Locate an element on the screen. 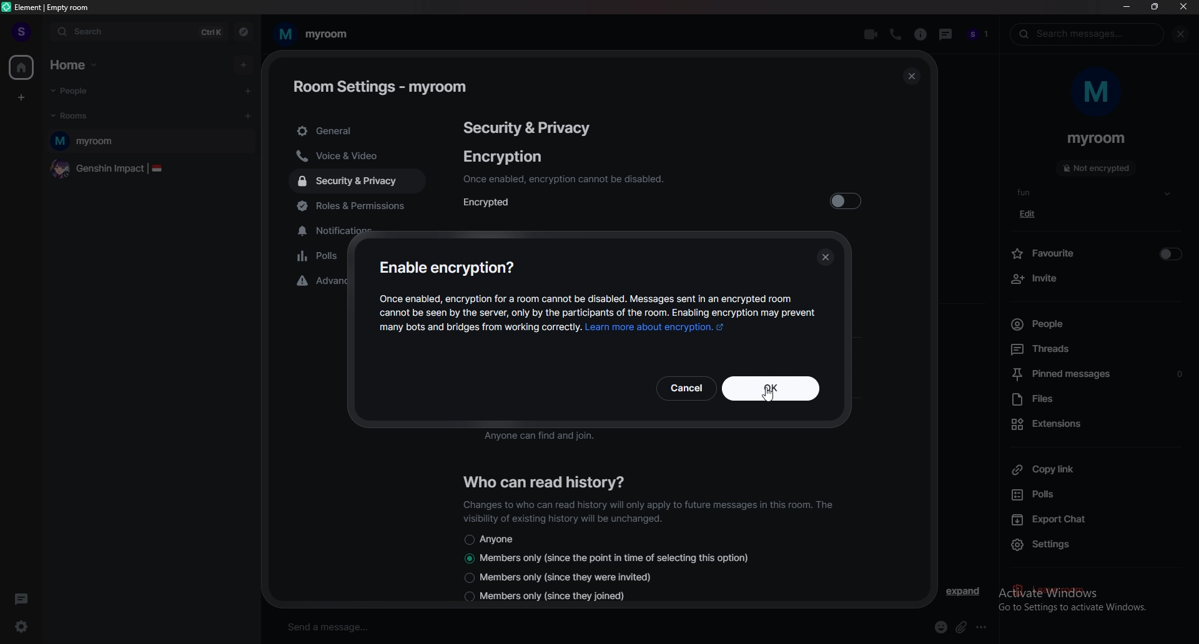  ok is located at coordinates (737, 388).